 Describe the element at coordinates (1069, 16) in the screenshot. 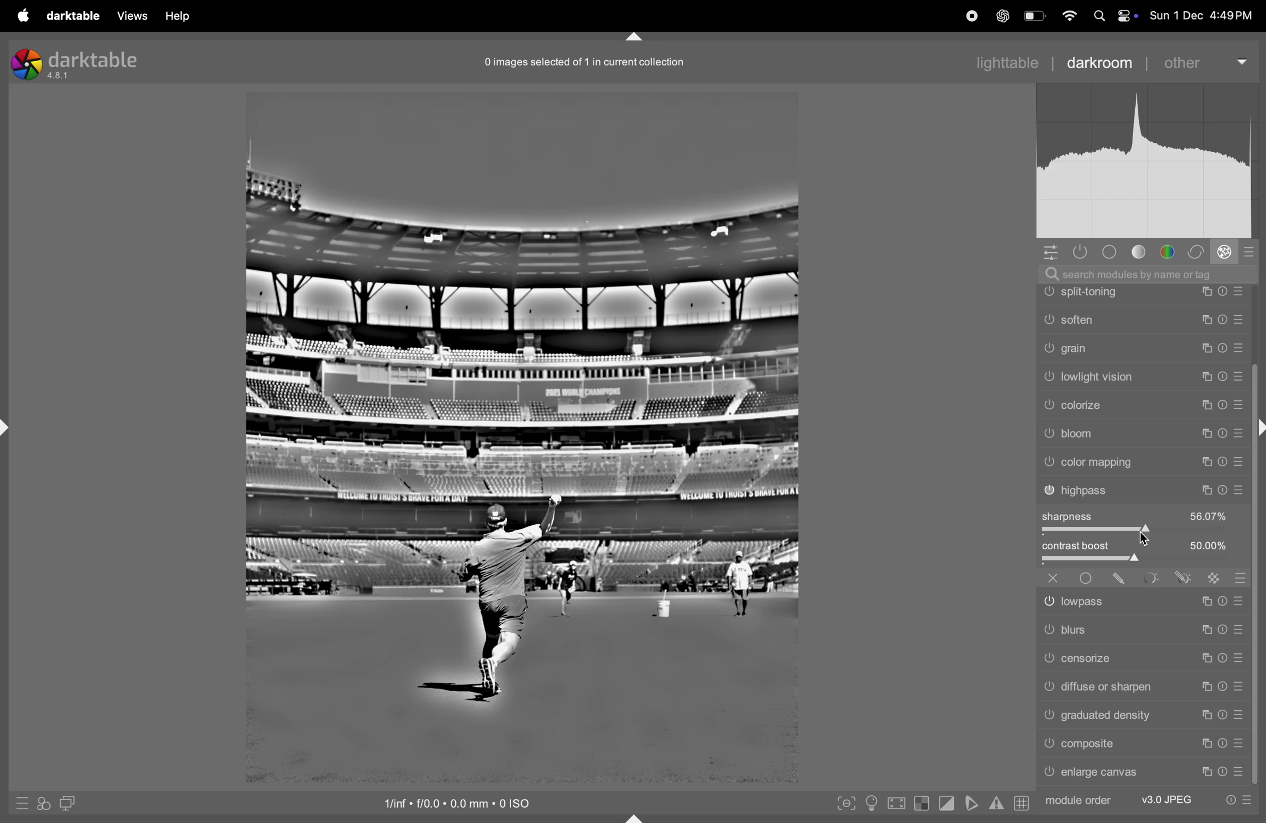

I see `wifi` at that location.